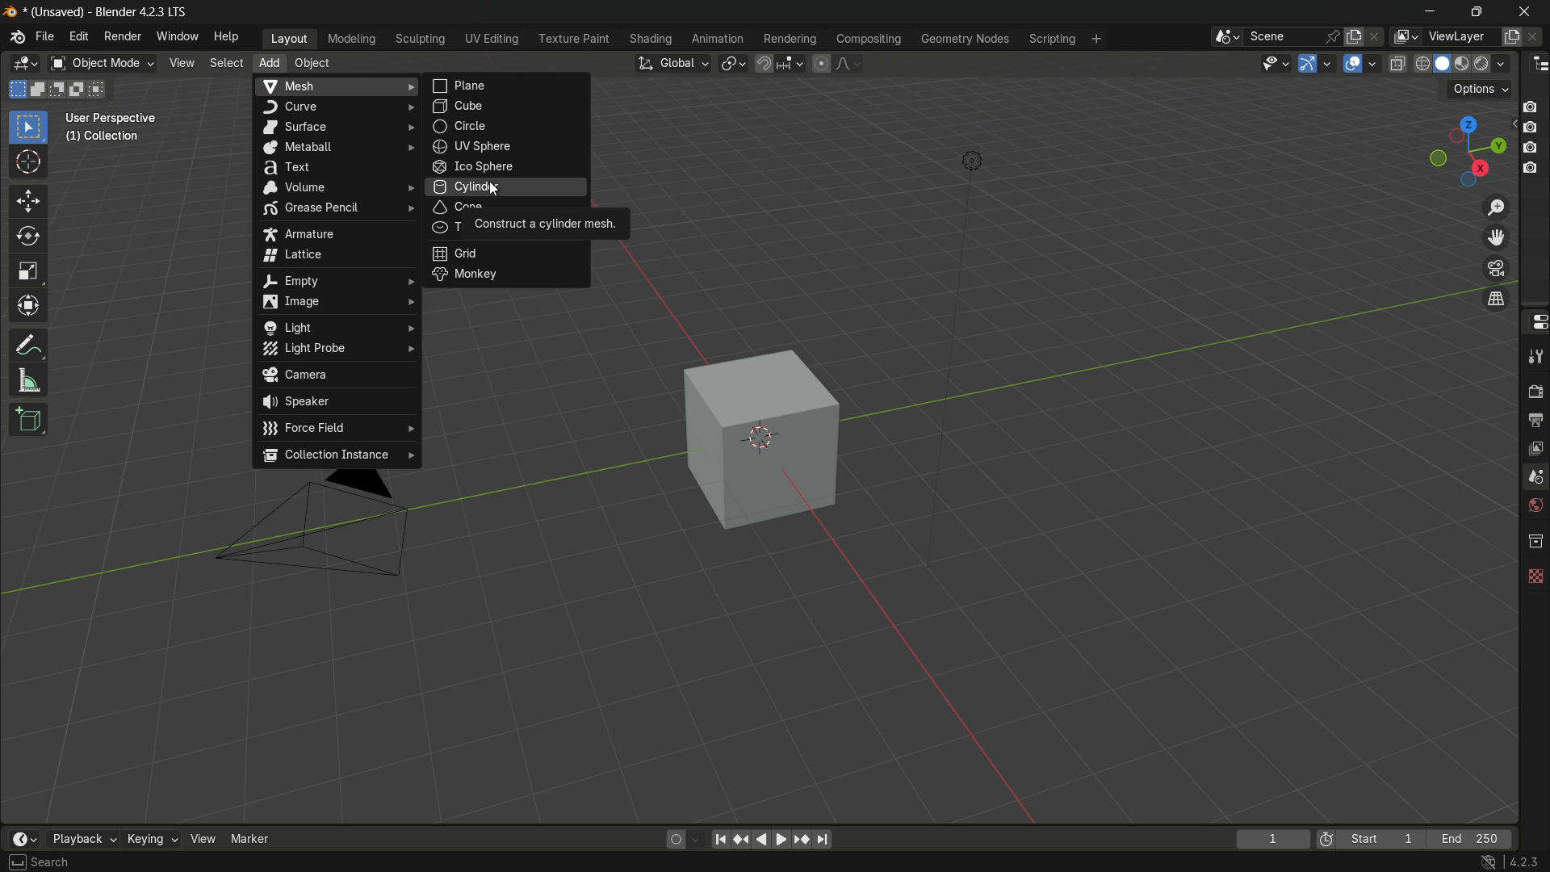  I want to click on mesh, so click(336, 86).